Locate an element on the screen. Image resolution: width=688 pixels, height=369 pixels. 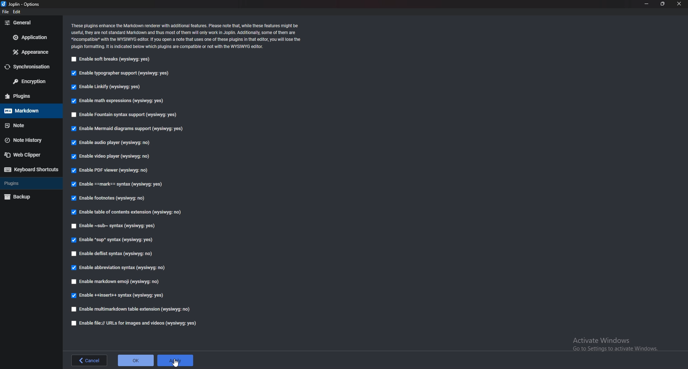
enable typographer support is located at coordinates (120, 73).